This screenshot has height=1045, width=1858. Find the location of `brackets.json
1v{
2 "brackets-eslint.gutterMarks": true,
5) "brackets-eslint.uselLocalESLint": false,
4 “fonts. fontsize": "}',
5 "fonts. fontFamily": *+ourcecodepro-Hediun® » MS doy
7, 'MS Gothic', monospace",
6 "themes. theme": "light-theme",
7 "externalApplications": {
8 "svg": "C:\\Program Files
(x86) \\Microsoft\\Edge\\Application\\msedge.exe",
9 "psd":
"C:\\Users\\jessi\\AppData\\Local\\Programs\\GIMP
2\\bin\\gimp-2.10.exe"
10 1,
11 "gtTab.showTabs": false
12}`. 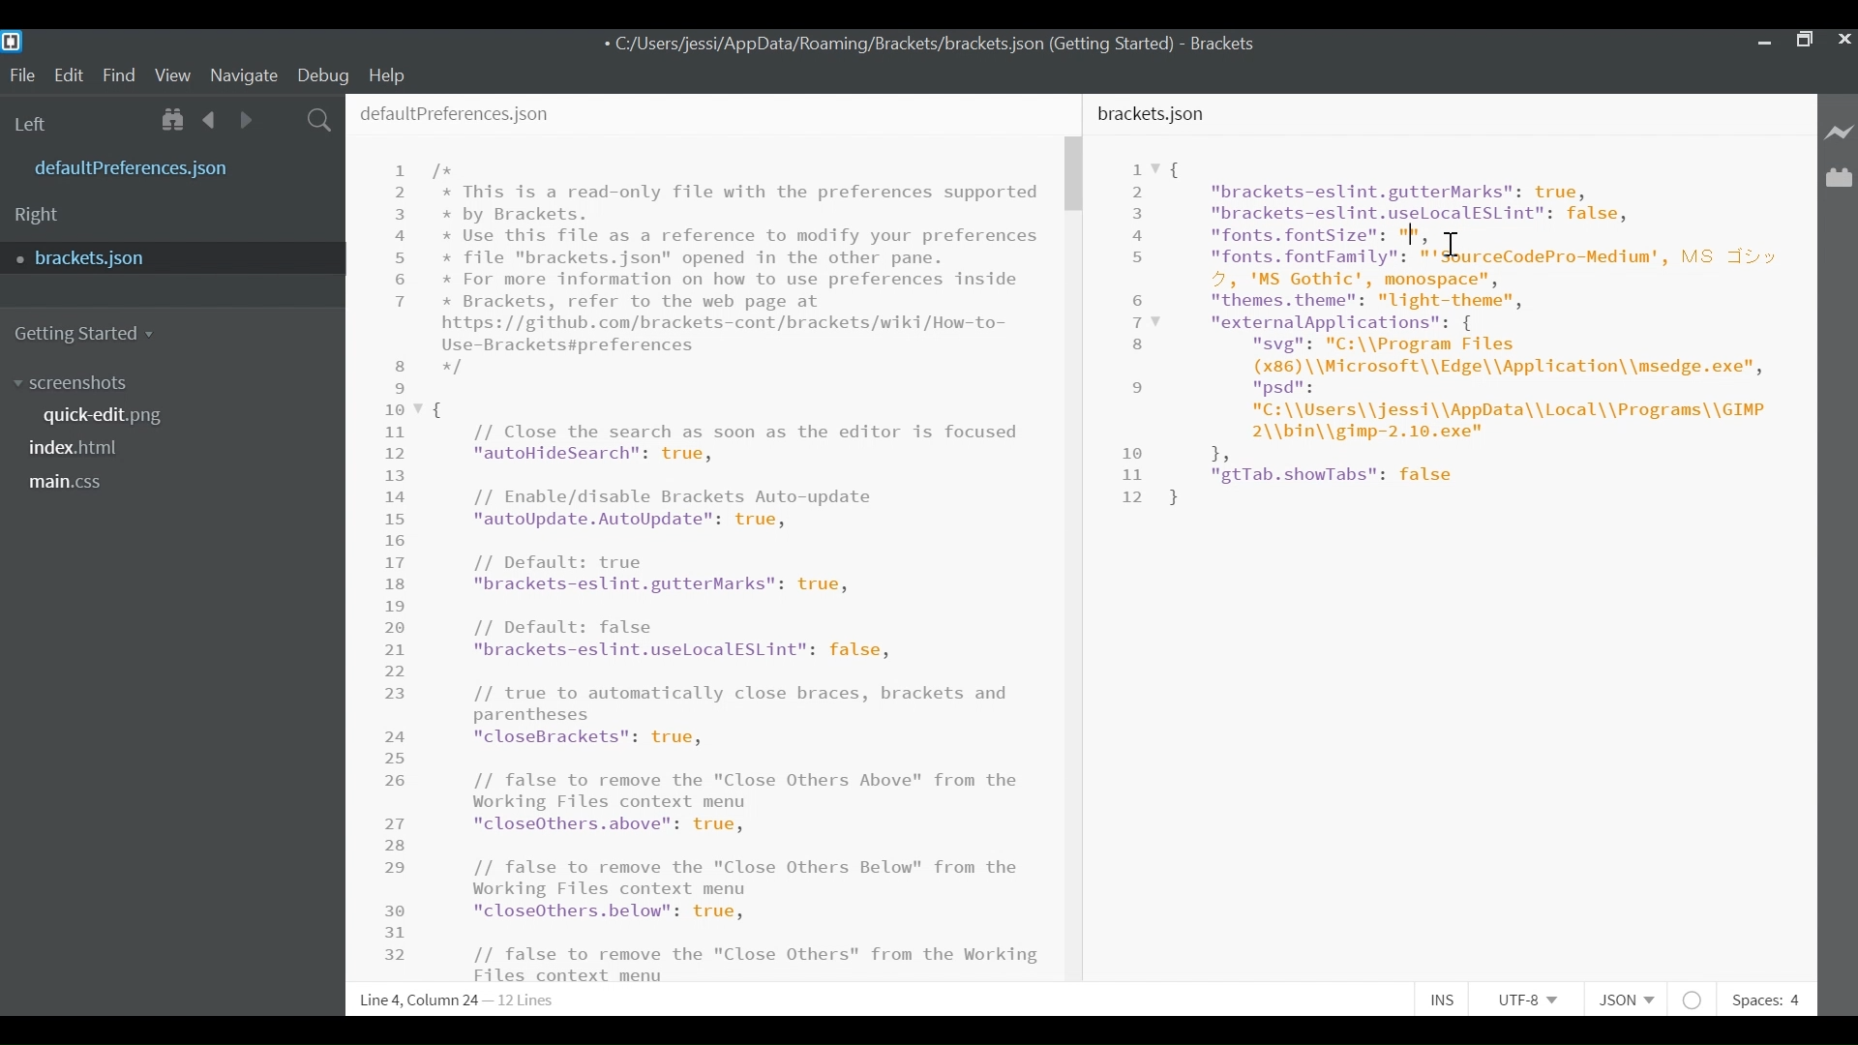

brackets.json
1v{
2 "brackets-eslint.gutterMarks": true,
5) "brackets-eslint.uselLocalESLint": false,
4 “fonts. fontsize": "}',
5 "fonts. fontFamily": *+ourcecodepro-Hediun® » MS doy
7, 'MS Gothic', monospace",
6 "themes. theme": "light-theme",
7 "externalApplications": {
8 "svg": "C:\\Program Files
(x86) \\Microsoft\\Edge\\Application\\msedge.exe",
9 "psd":
"C:\\Users\\jessi\\AppData\\Local\\Programs\\GIMP
2\\bin\\gimp-2.10.exe"
10 1,
11 "gtTab.showTabs": false
12} is located at coordinates (1448, 364).